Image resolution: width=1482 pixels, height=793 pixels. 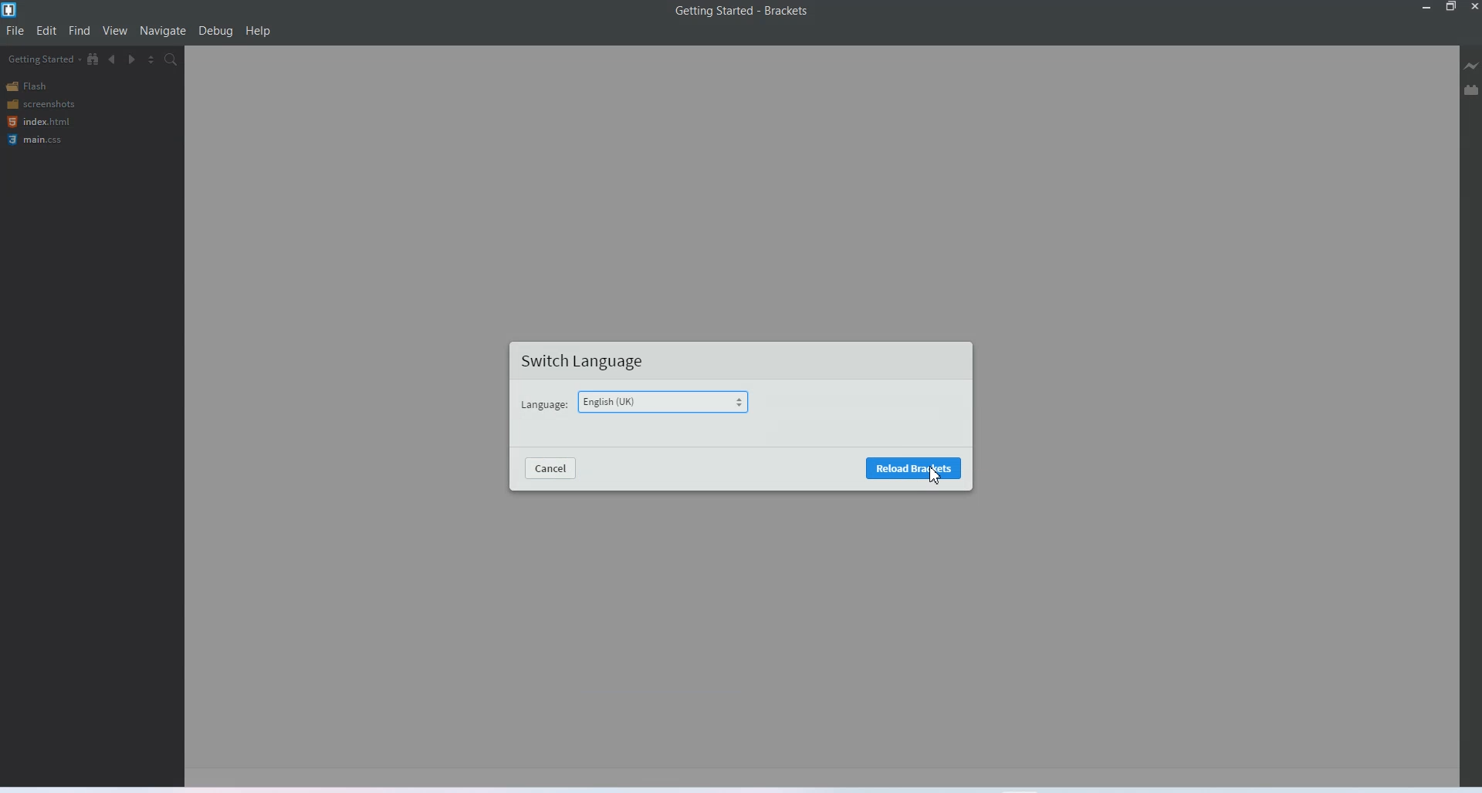 What do you see at coordinates (40, 104) in the screenshot?
I see `Screenshots` at bounding box center [40, 104].